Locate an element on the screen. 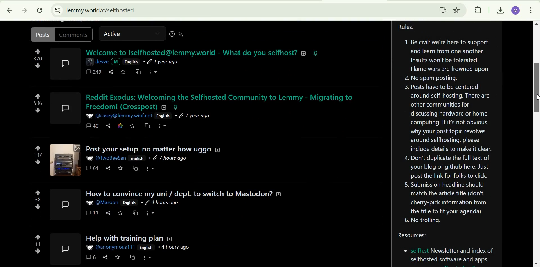 This screenshot has height=267, width=540. expand here is located at coordinates (66, 106).